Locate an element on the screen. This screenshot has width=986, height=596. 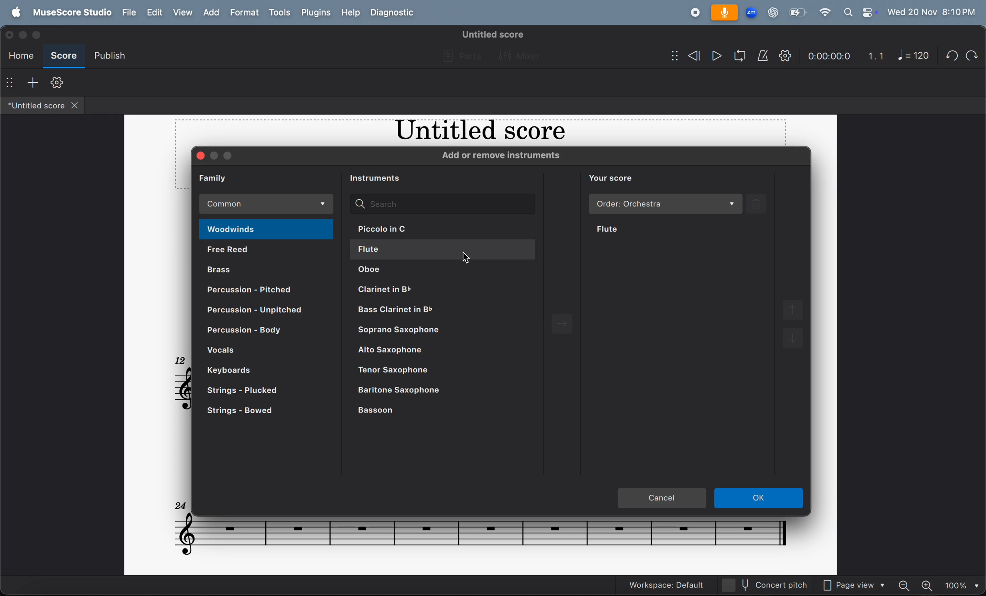
zoom in is located at coordinates (928, 584).